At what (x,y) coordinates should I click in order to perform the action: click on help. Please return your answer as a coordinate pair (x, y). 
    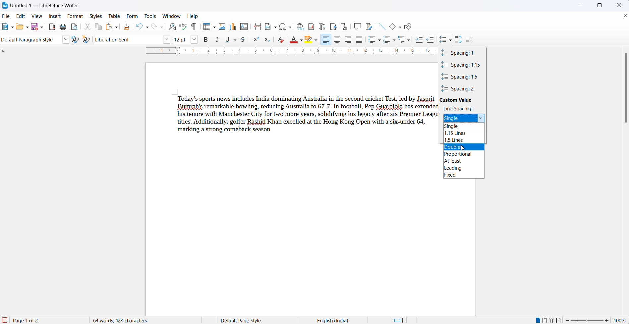
    Looking at the image, I should click on (196, 17).